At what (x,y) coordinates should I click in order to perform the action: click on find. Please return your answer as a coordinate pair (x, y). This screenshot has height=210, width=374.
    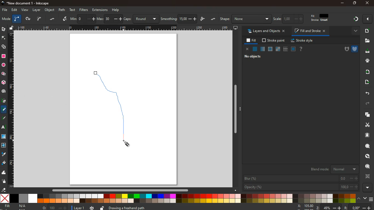
    Looking at the image, I should click on (366, 156).